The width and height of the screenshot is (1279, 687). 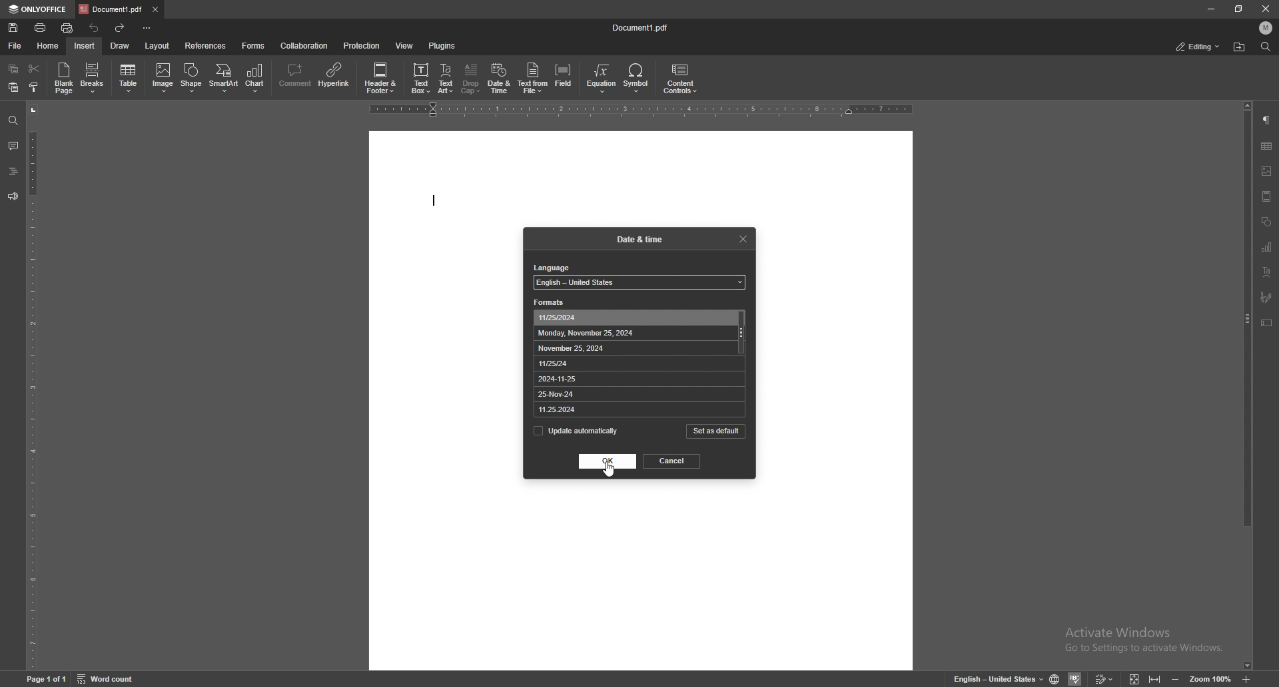 What do you see at coordinates (1248, 678) in the screenshot?
I see `zoom in` at bounding box center [1248, 678].